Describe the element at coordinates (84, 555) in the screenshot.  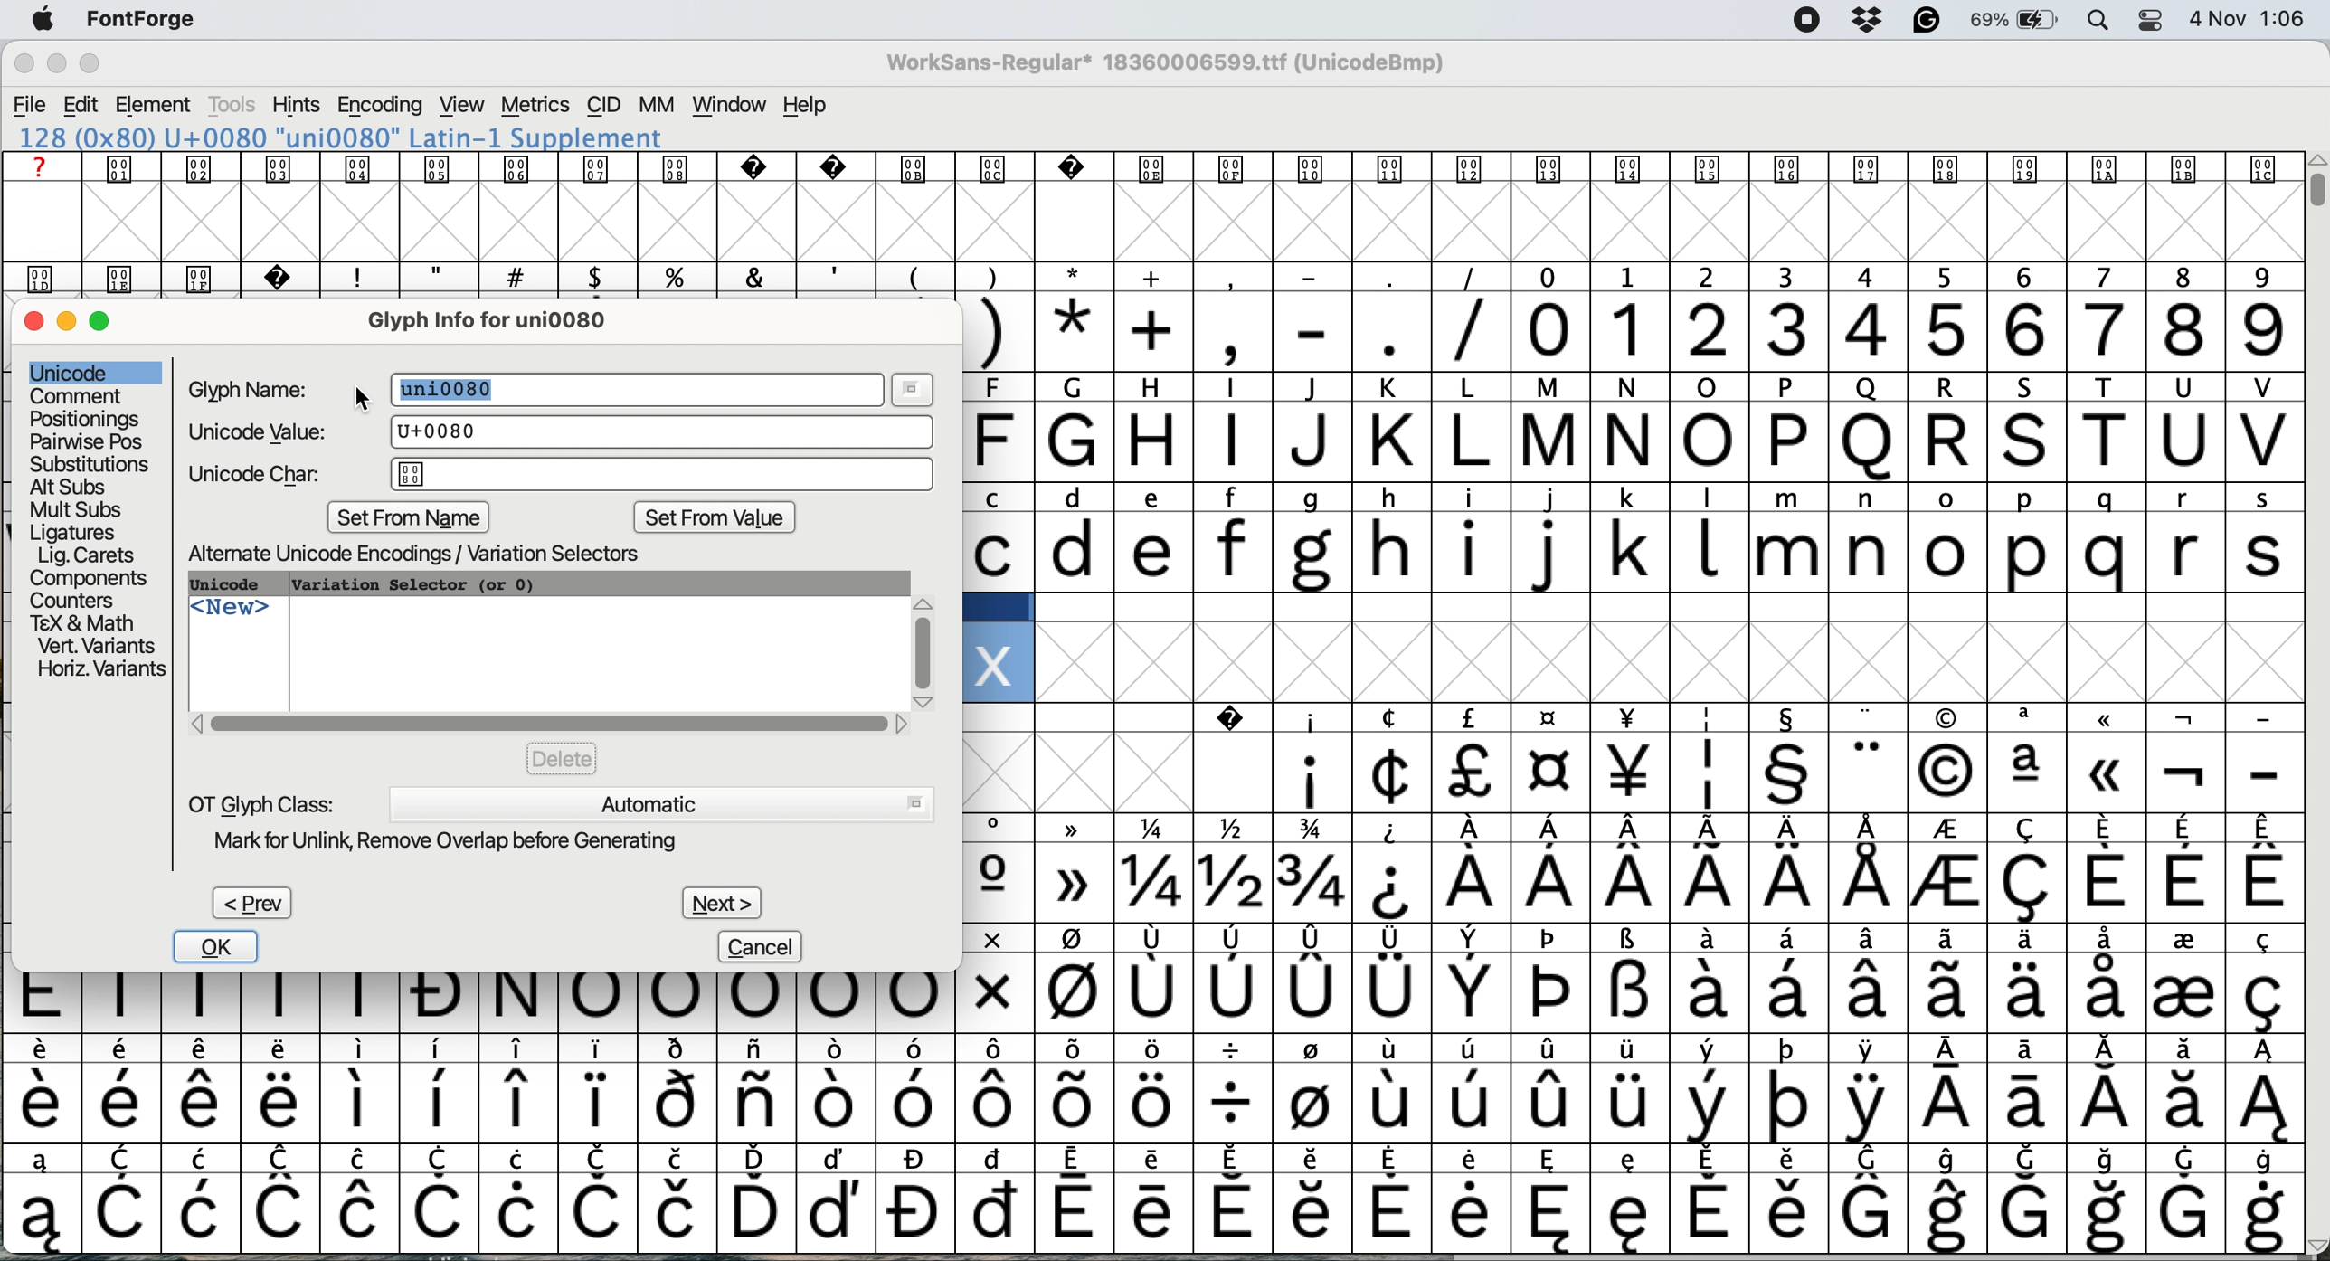
I see `lig carets` at that location.